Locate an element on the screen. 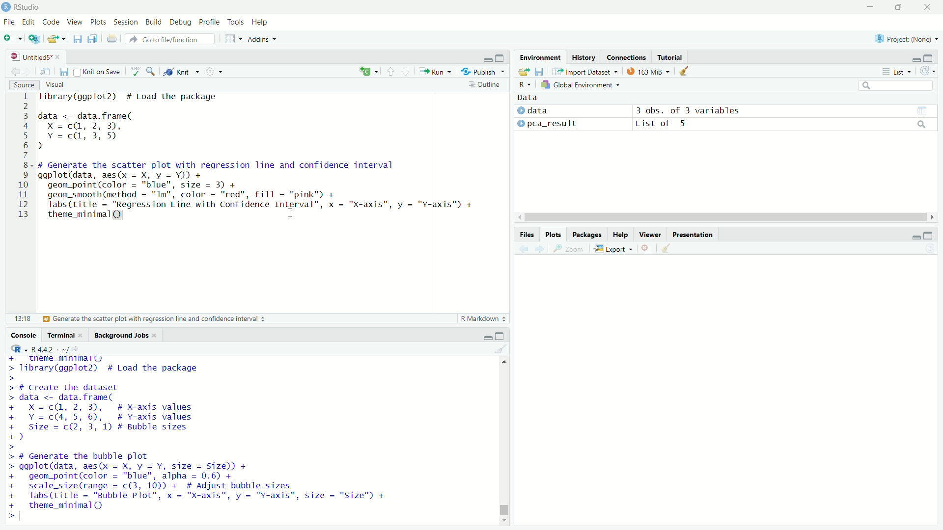 This screenshot has width=943, height=530. Zoom is located at coordinates (570, 249).